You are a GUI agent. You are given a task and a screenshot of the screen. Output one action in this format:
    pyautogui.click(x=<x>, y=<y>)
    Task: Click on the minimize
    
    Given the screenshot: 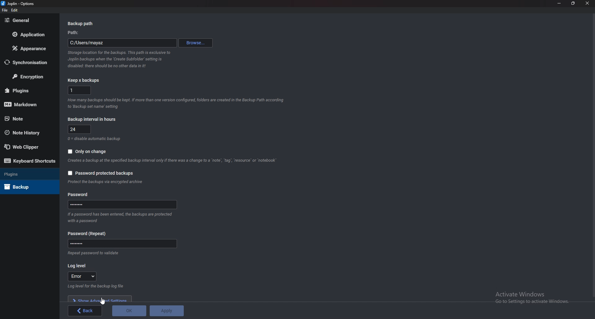 What is the action you would take?
    pyautogui.click(x=559, y=3)
    